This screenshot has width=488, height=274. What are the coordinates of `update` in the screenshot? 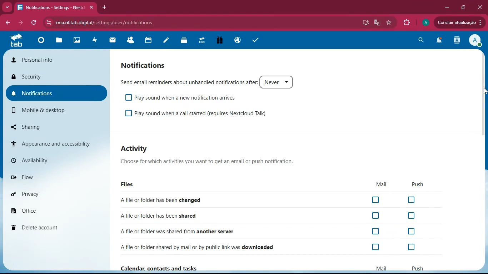 It's located at (459, 22).